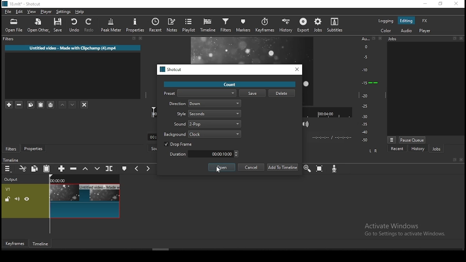 The image size is (466, 262). Describe the element at coordinates (21, 4) in the screenshot. I see `18.mit* - Shotcut` at that location.